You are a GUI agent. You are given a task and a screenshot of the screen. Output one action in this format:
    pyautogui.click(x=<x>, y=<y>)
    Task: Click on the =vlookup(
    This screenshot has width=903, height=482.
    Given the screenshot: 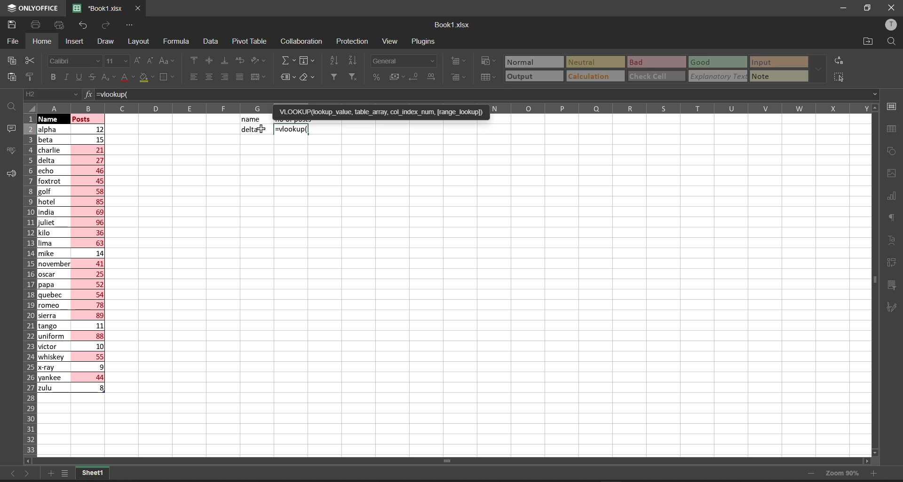 What is the action you would take?
    pyautogui.click(x=292, y=132)
    